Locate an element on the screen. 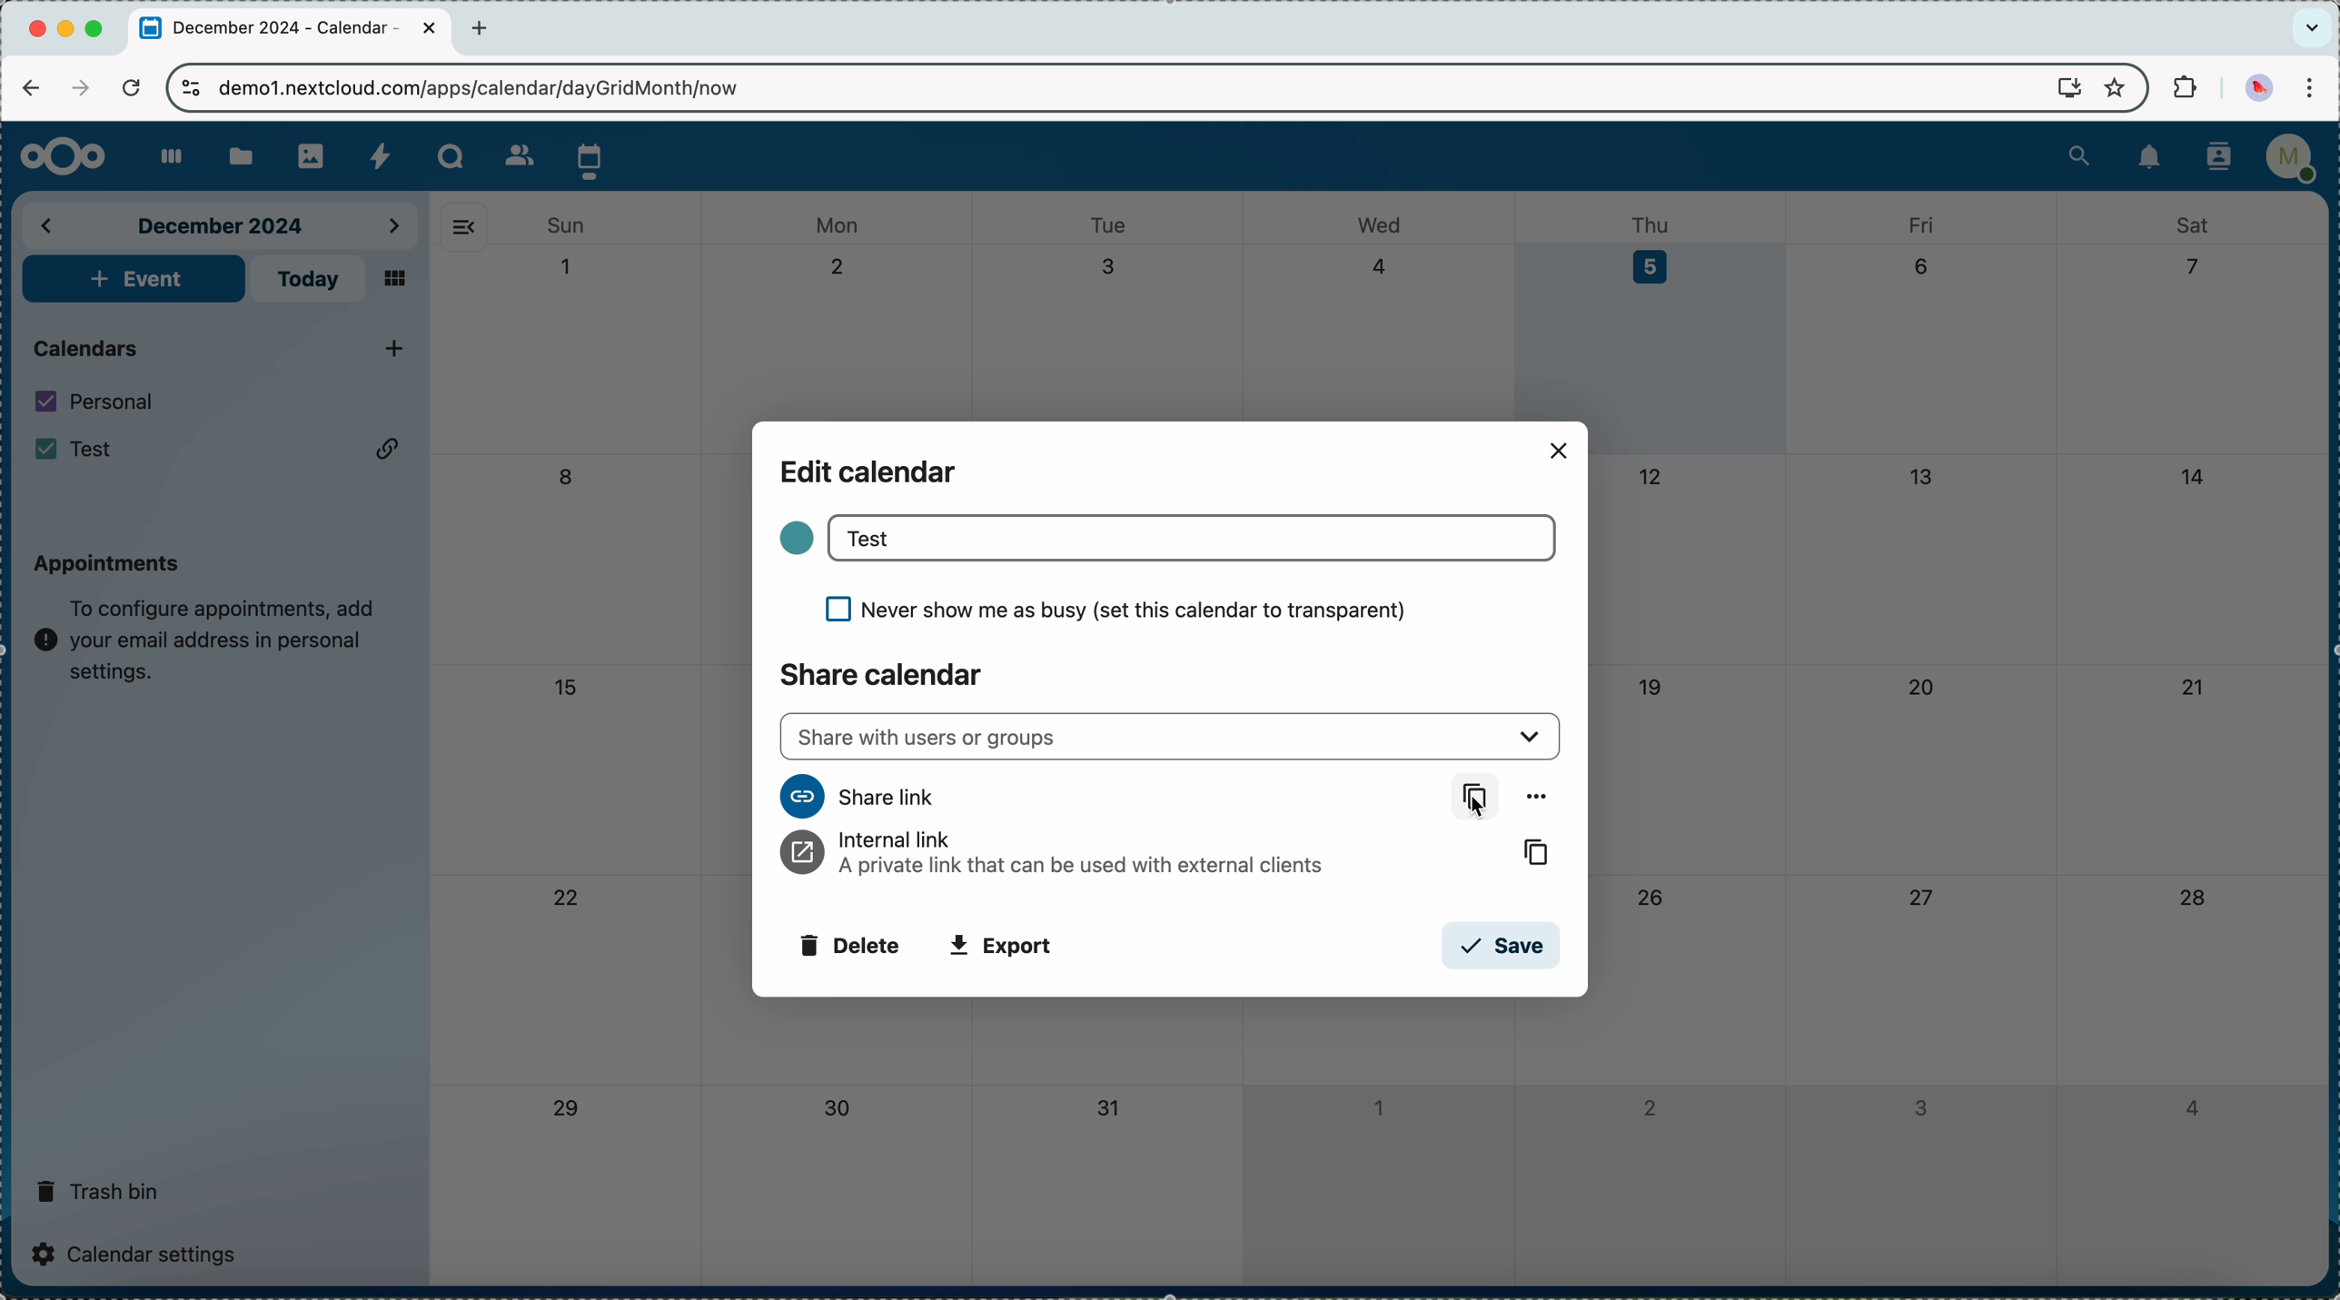  edit calendar is located at coordinates (870, 471).